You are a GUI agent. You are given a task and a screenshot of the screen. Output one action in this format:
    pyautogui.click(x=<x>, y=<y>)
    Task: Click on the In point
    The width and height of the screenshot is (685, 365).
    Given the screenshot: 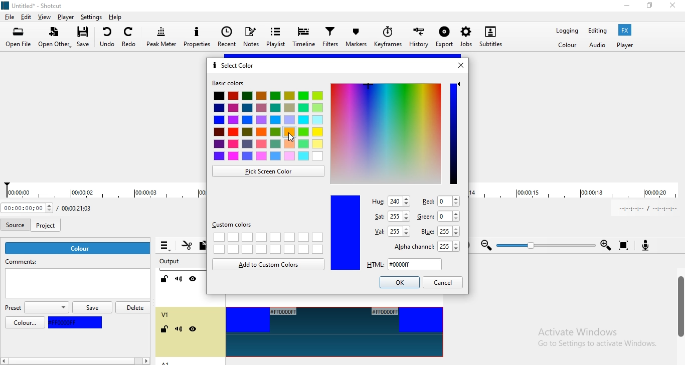 What is the action you would take?
    pyautogui.click(x=645, y=209)
    